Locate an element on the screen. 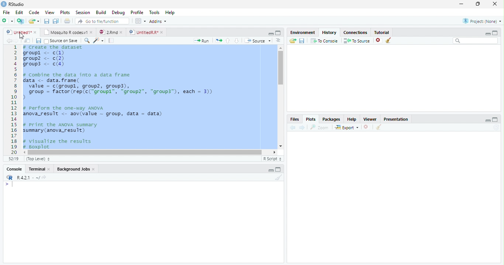  Maximize is located at coordinates (479, 4).